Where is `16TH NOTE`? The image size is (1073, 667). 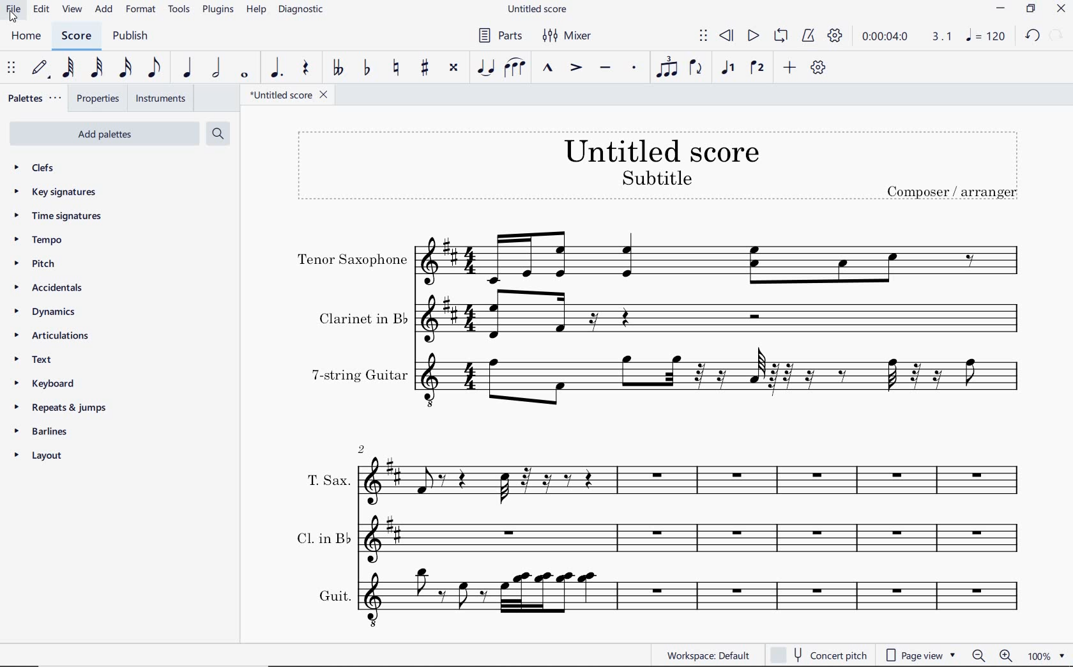
16TH NOTE is located at coordinates (126, 68).